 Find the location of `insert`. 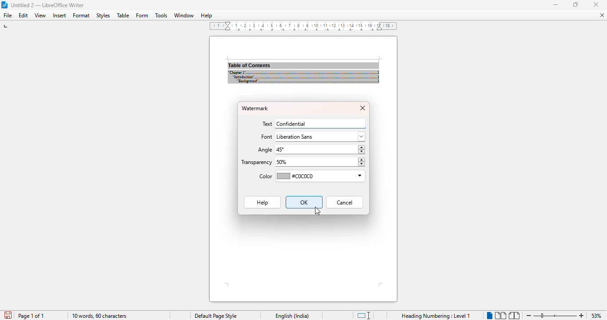

insert is located at coordinates (59, 15).